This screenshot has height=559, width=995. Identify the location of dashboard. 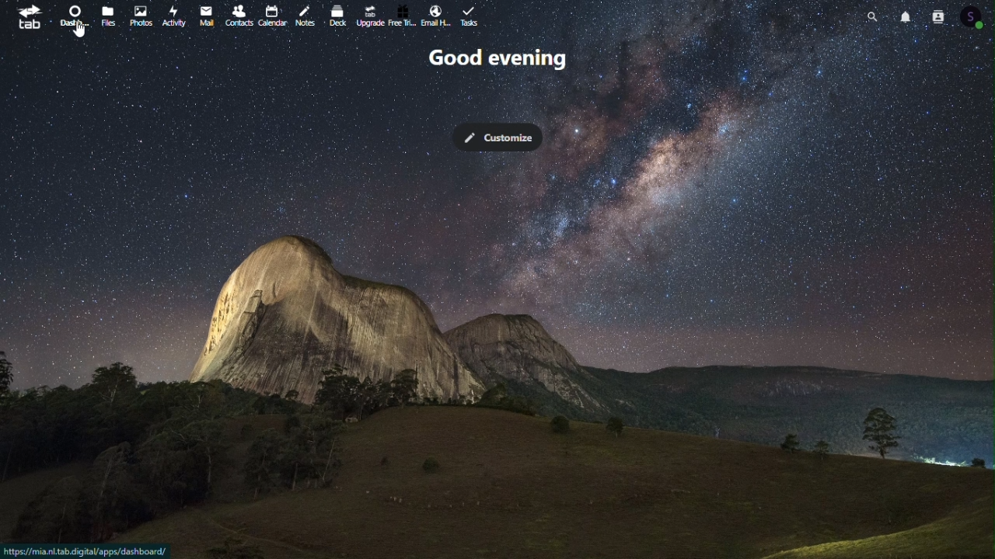
(76, 17).